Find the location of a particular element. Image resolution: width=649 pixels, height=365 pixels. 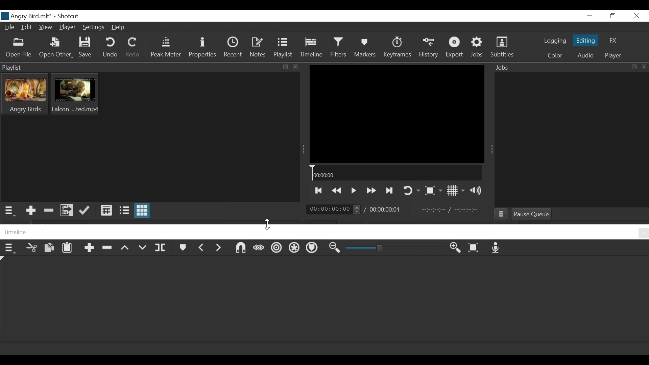

Save is located at coordinates (87, 47).